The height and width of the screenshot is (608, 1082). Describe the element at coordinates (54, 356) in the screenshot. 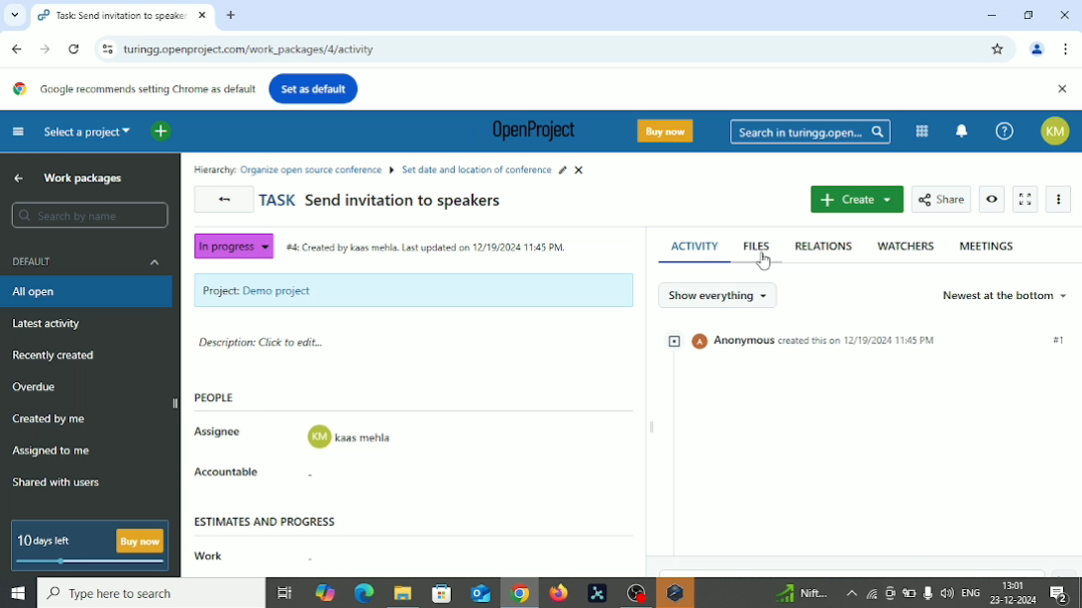

I see `Recently created` at that location.